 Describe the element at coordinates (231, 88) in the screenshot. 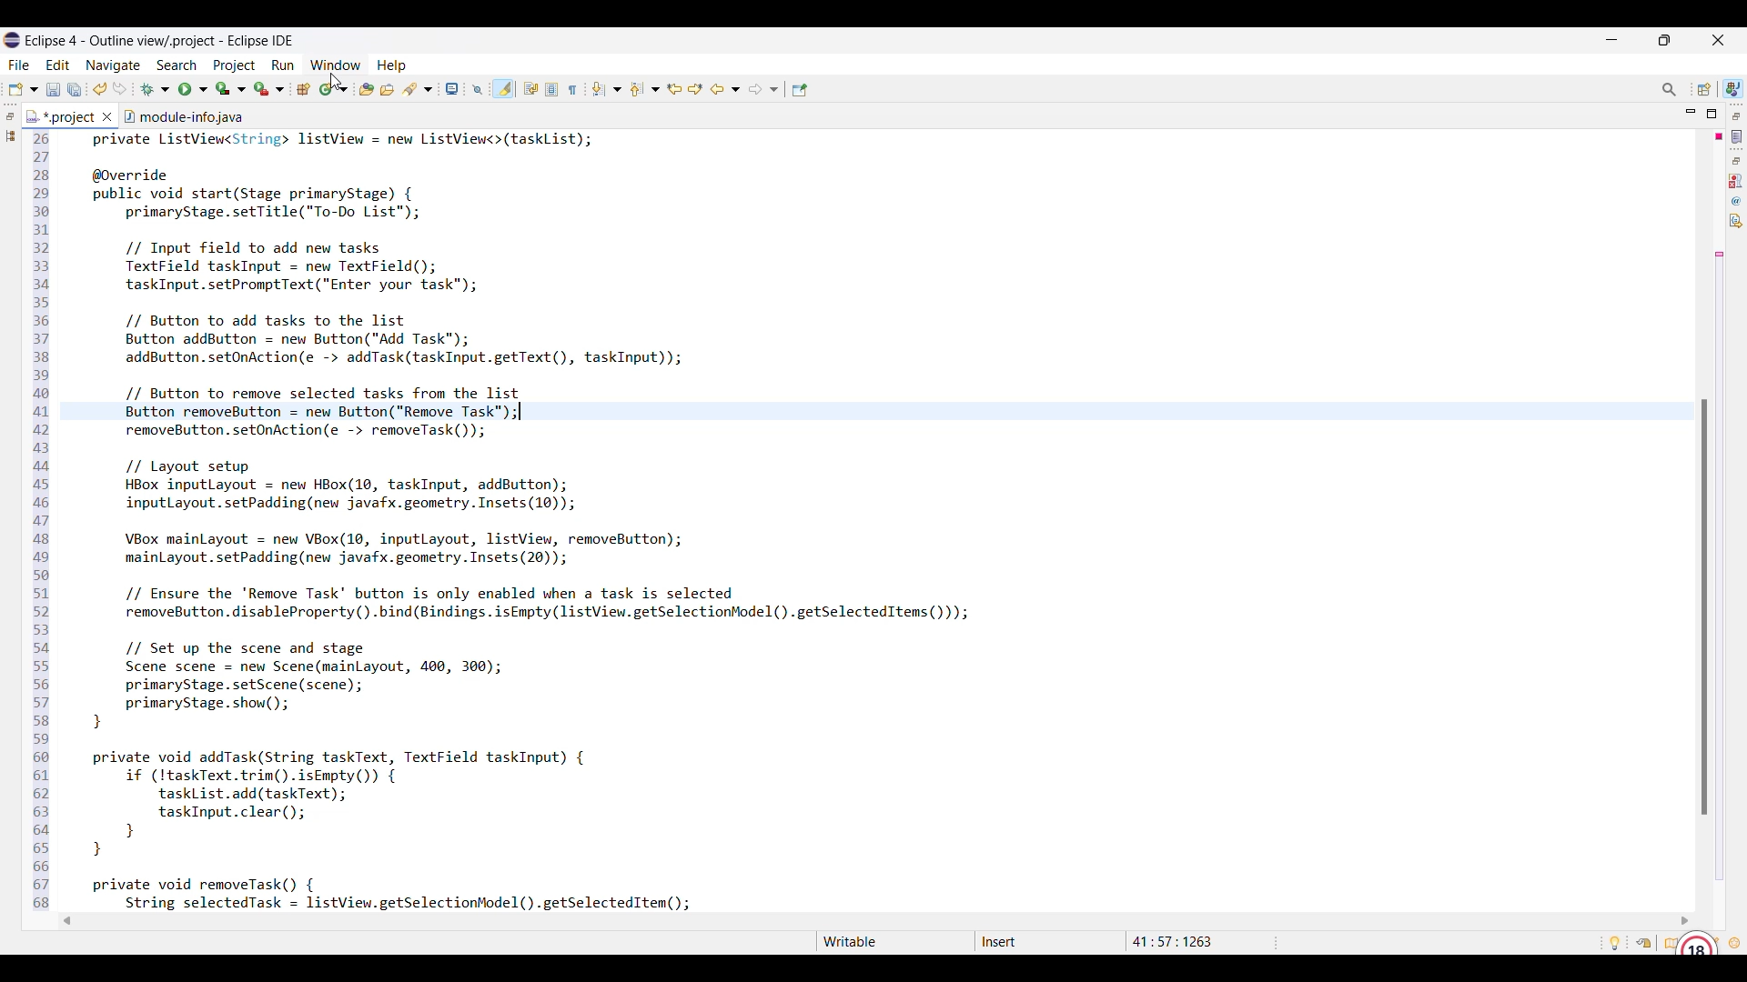

I see `Coverage options` at that location.